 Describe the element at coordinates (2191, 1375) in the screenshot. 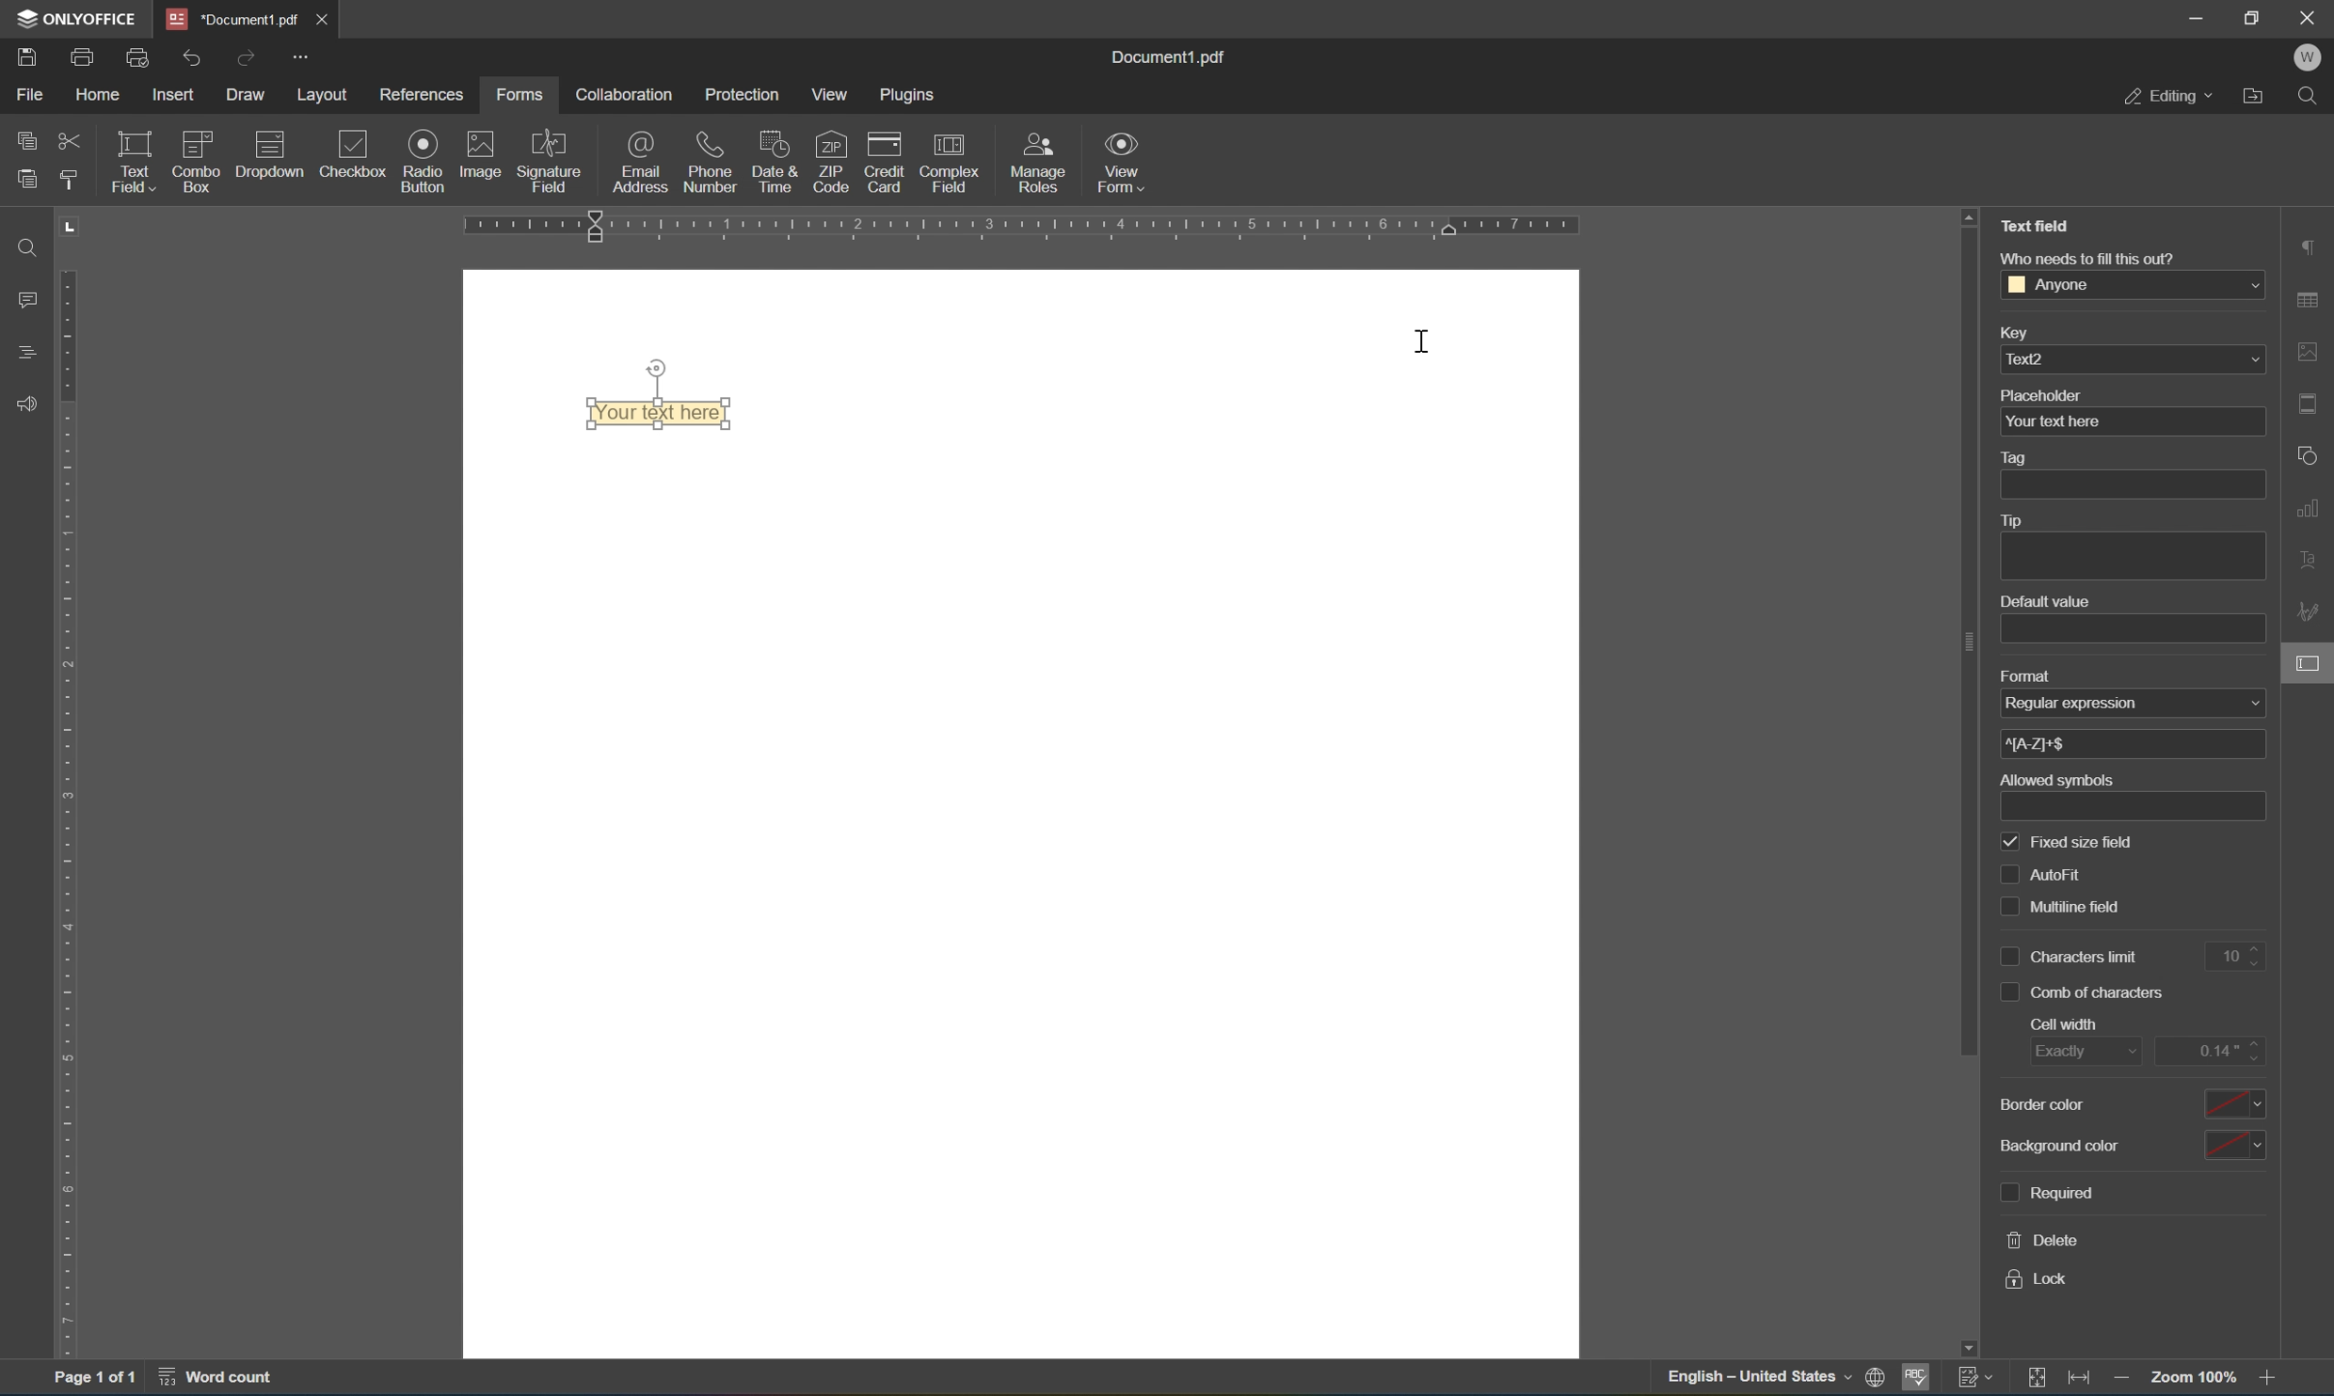

I see `zoom 100%` at that location.